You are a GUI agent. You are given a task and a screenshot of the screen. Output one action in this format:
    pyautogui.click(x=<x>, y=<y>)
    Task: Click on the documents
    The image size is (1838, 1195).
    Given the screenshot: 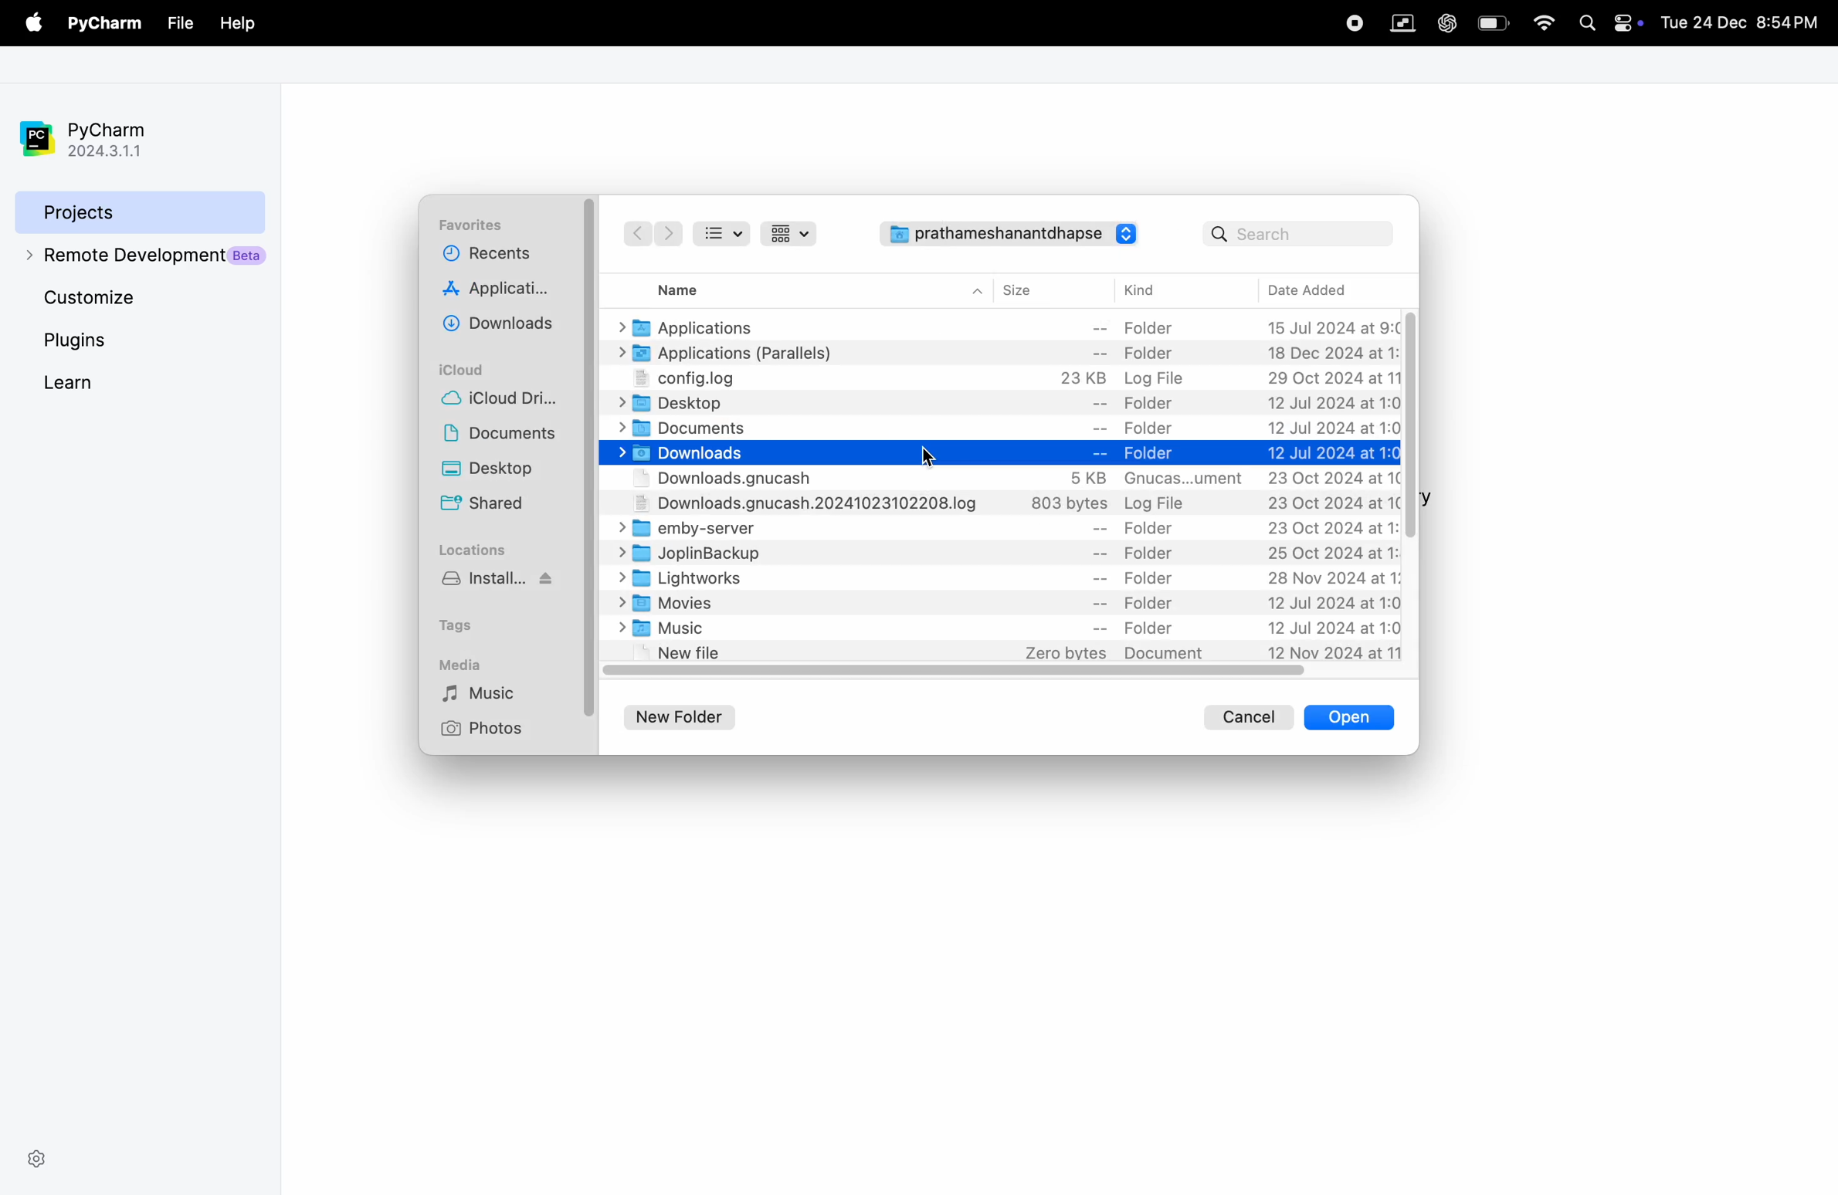 What is the action you would take?
    pyautogui.click(x=505, y=436)
    